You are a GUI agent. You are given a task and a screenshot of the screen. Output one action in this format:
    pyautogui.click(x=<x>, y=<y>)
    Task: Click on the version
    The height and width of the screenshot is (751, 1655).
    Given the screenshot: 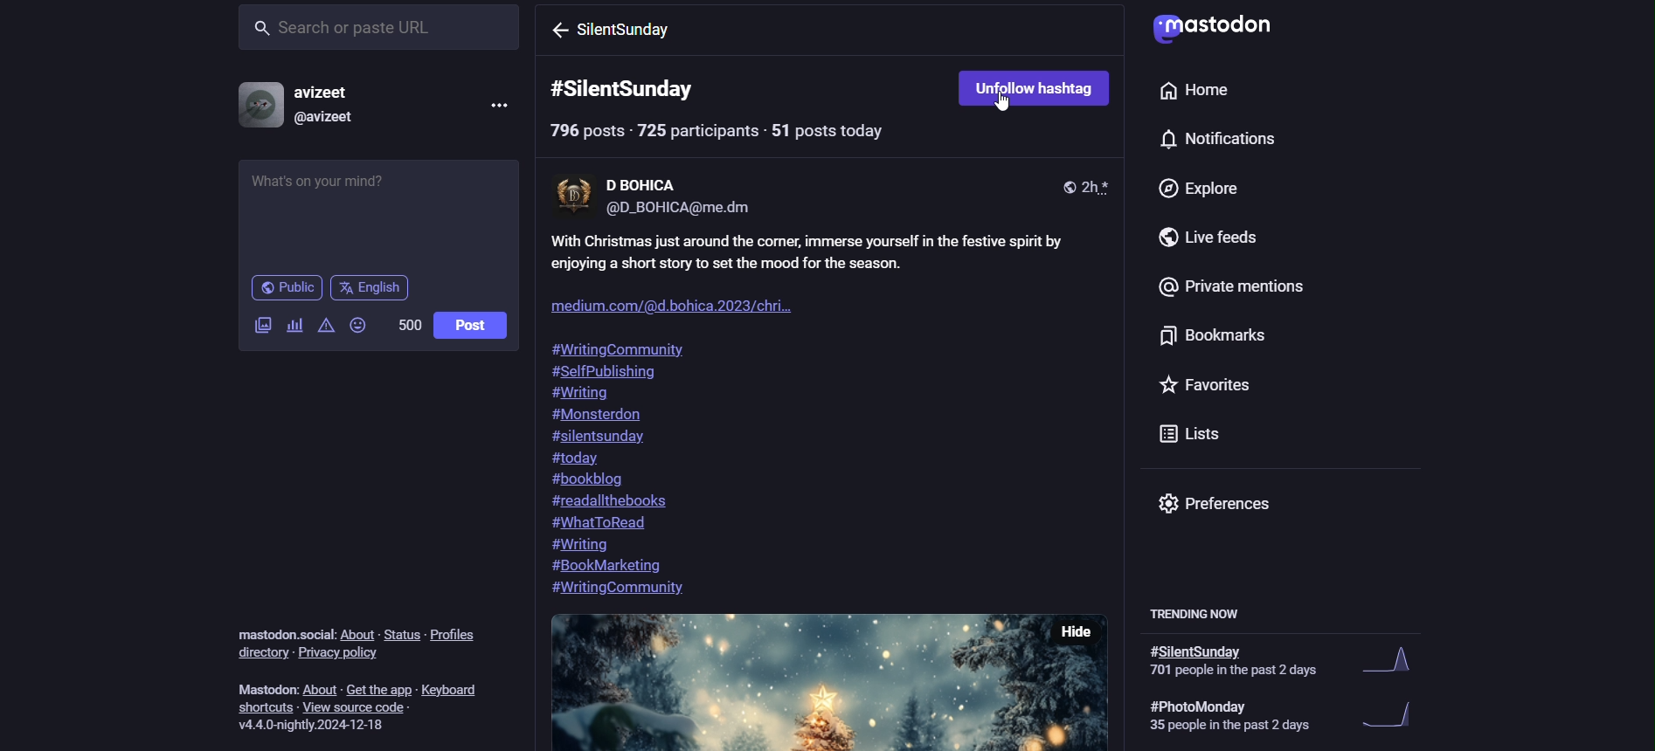 What is the action you would take?
    pyautogui.click(x=316, y=724)
    